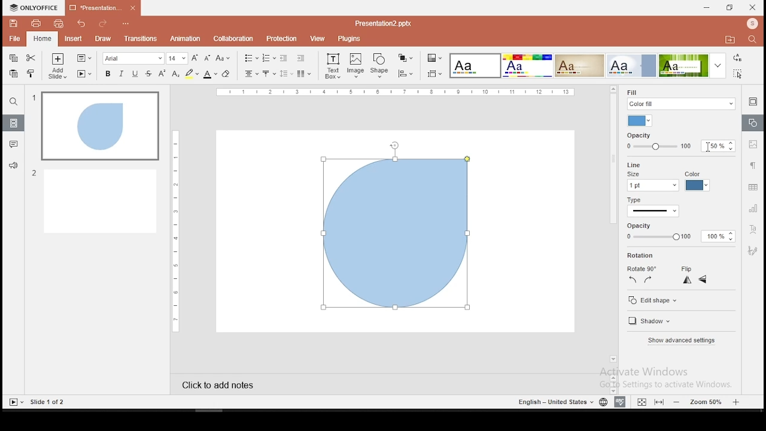  I want to click on draw, so click(103, 39).